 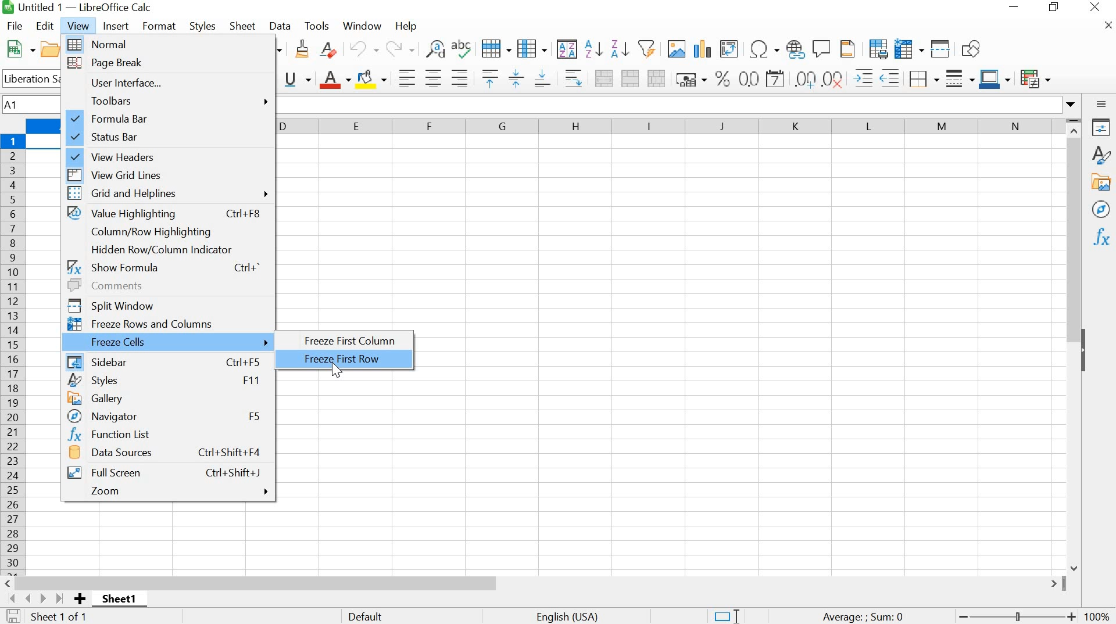 What do you see at coordinates (168, 137) in the screenshot?
I see `STATUS BAR` at bounding box center [168, 137].